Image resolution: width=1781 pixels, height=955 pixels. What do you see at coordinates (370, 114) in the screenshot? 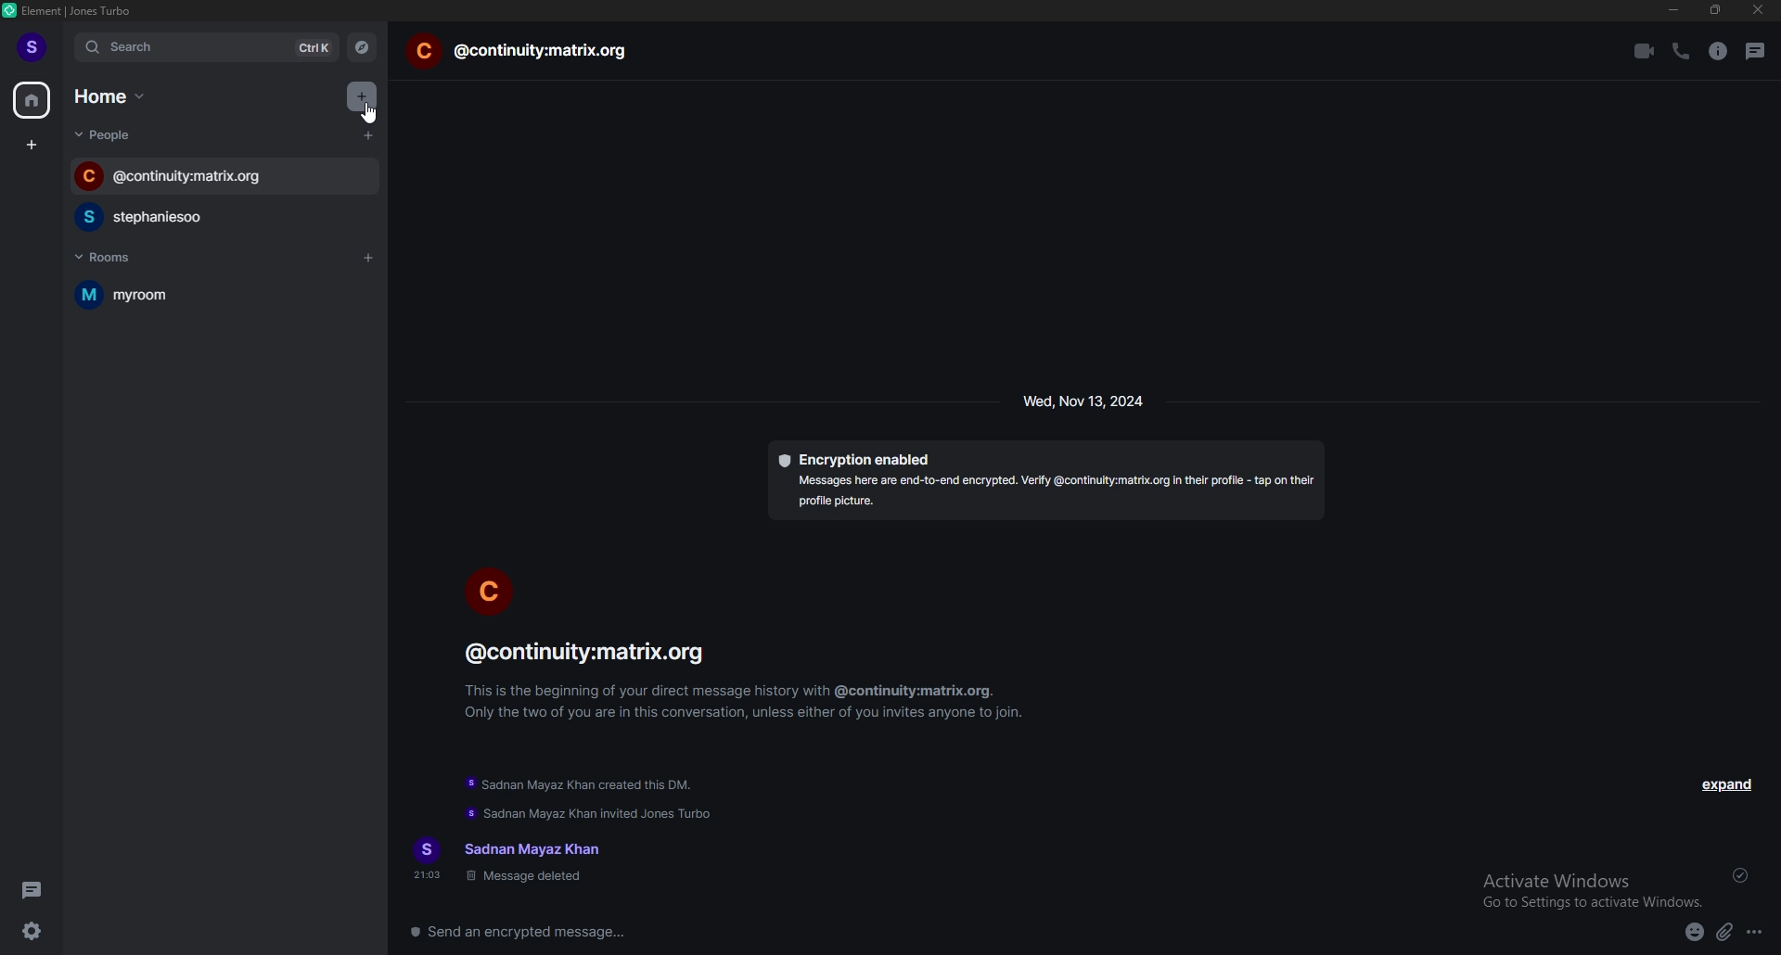
I see `cursor` at bounding box center [370, 114].